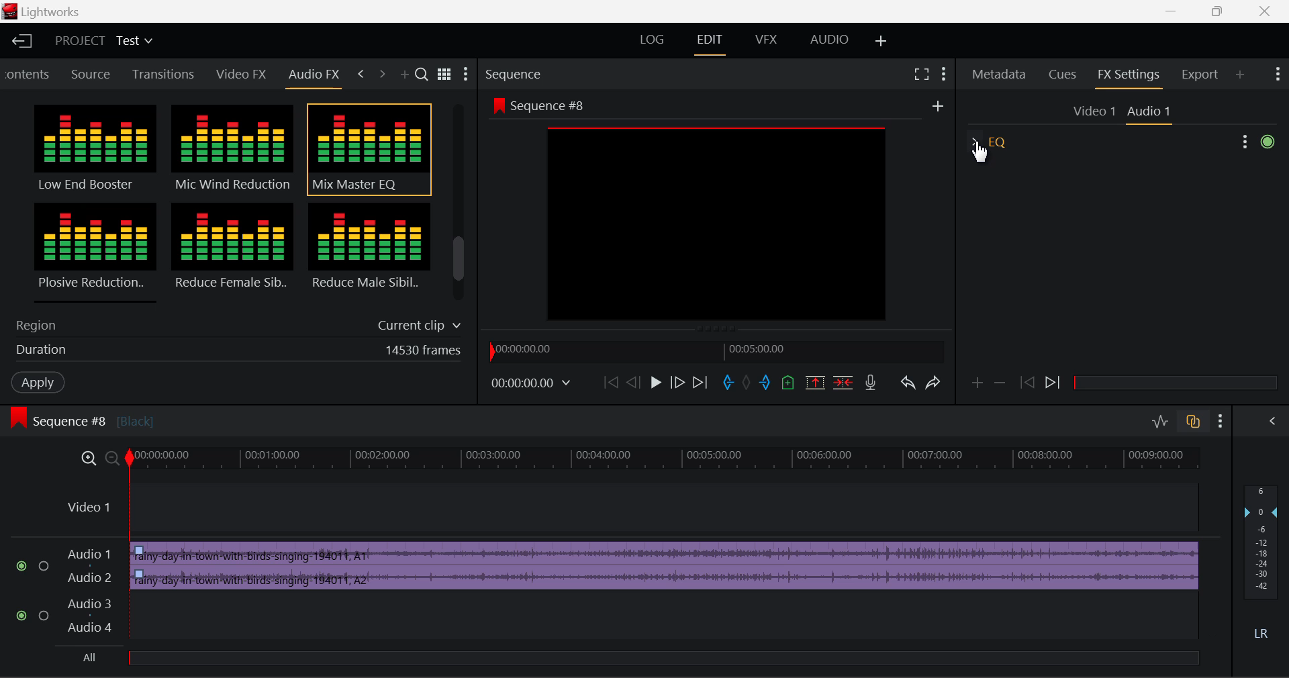  What do you see at coordinates (367, 150) in the screenshot?
I see `Mix Master EQ` at bounding box center [367, 150].